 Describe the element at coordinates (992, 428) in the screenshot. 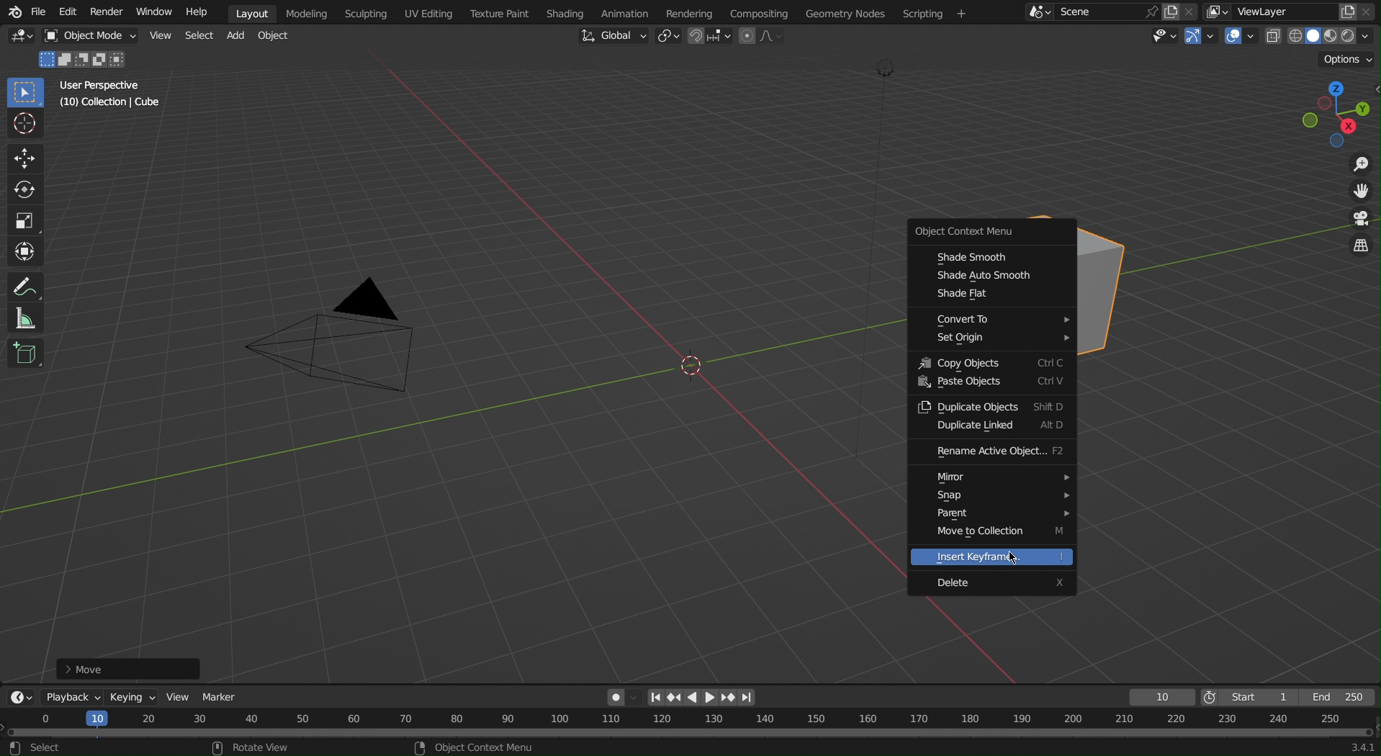

I see `Duplicate Linked` at that location.